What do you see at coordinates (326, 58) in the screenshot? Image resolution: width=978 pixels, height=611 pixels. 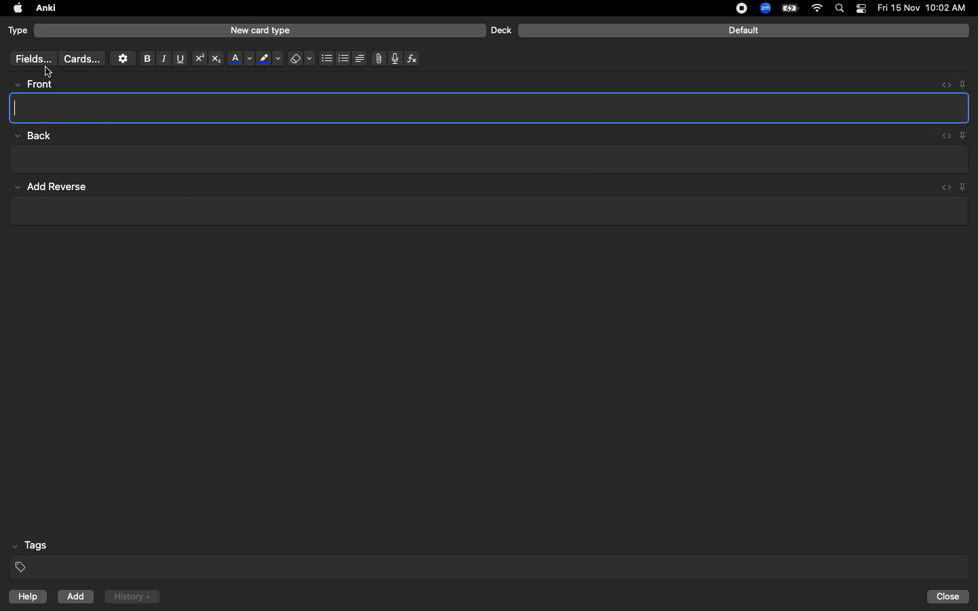 I see `Bullet` at bounding box center [326, 58].